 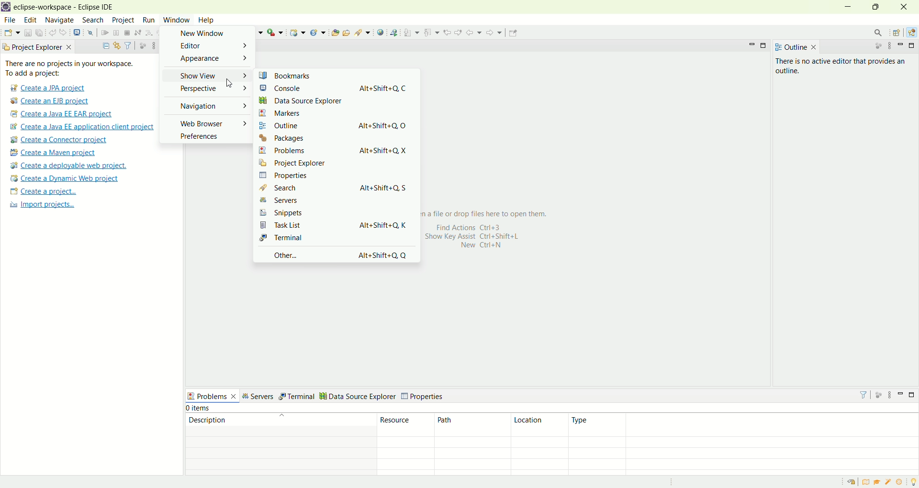 What do you see at coordinates (42, 192) in the screenshot?
I see `create a project` at bounding box center [42, 192].